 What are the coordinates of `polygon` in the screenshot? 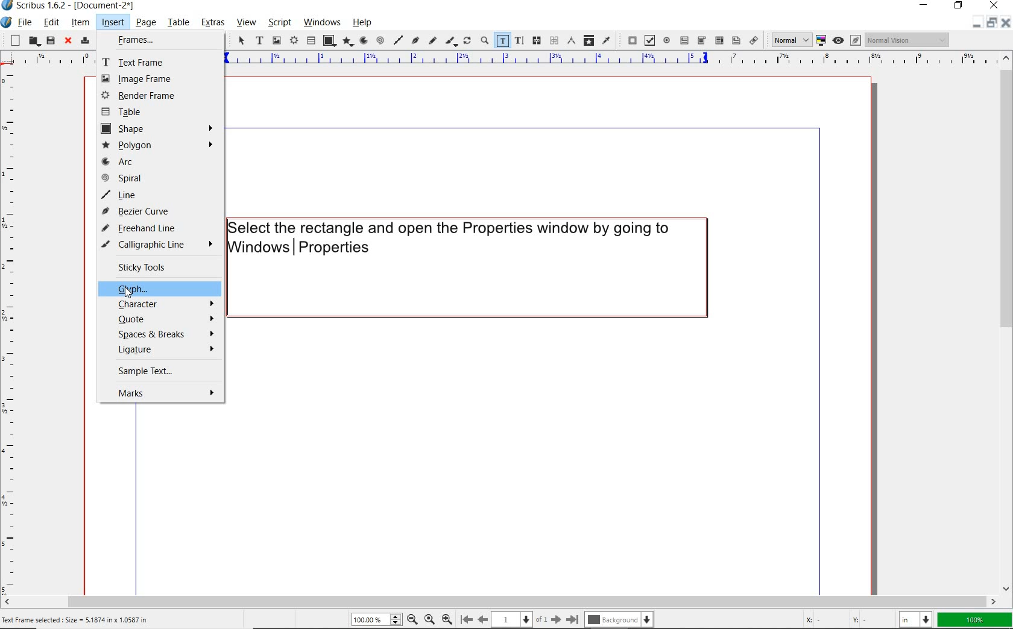 It's located at (160, 145).